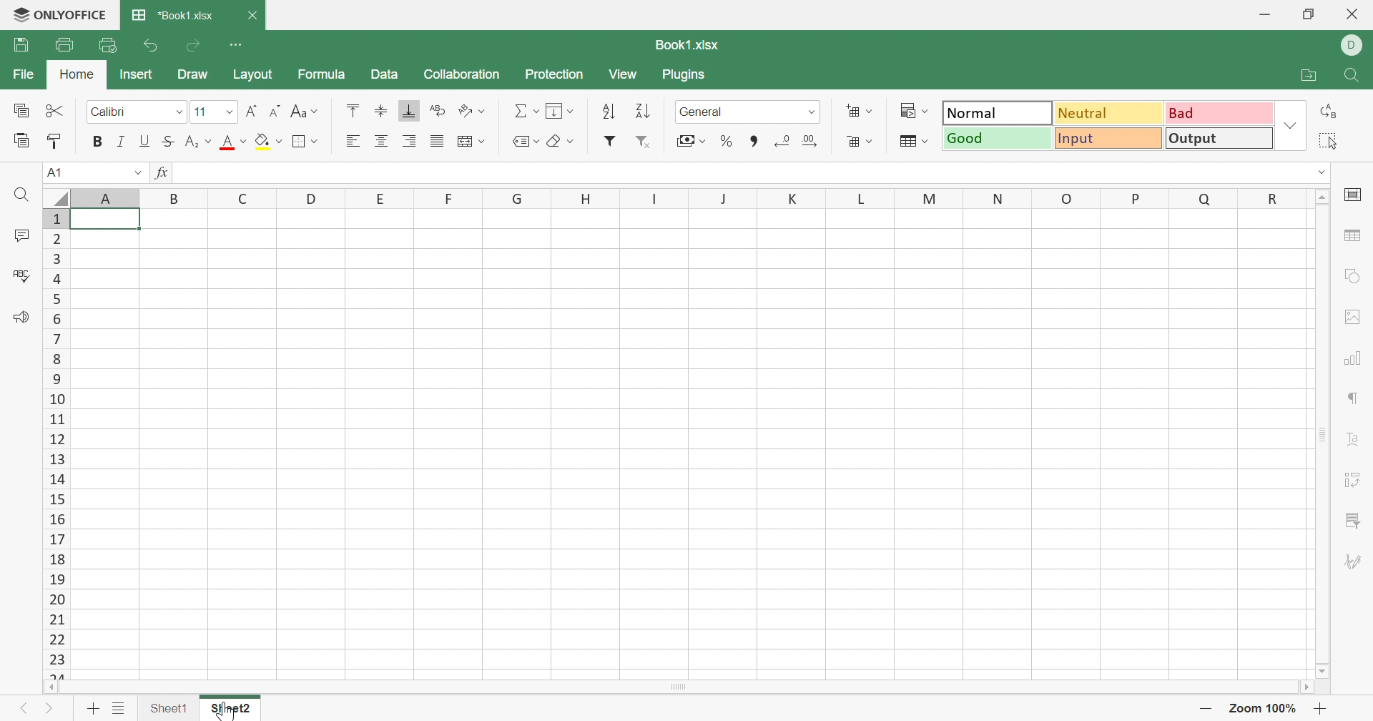 This screenshot has width=1373, height=721. What do you see at coordinates (176, 13) in the screenshot?
I see `*Book1.xlsx` at bounding box center [176, 13].